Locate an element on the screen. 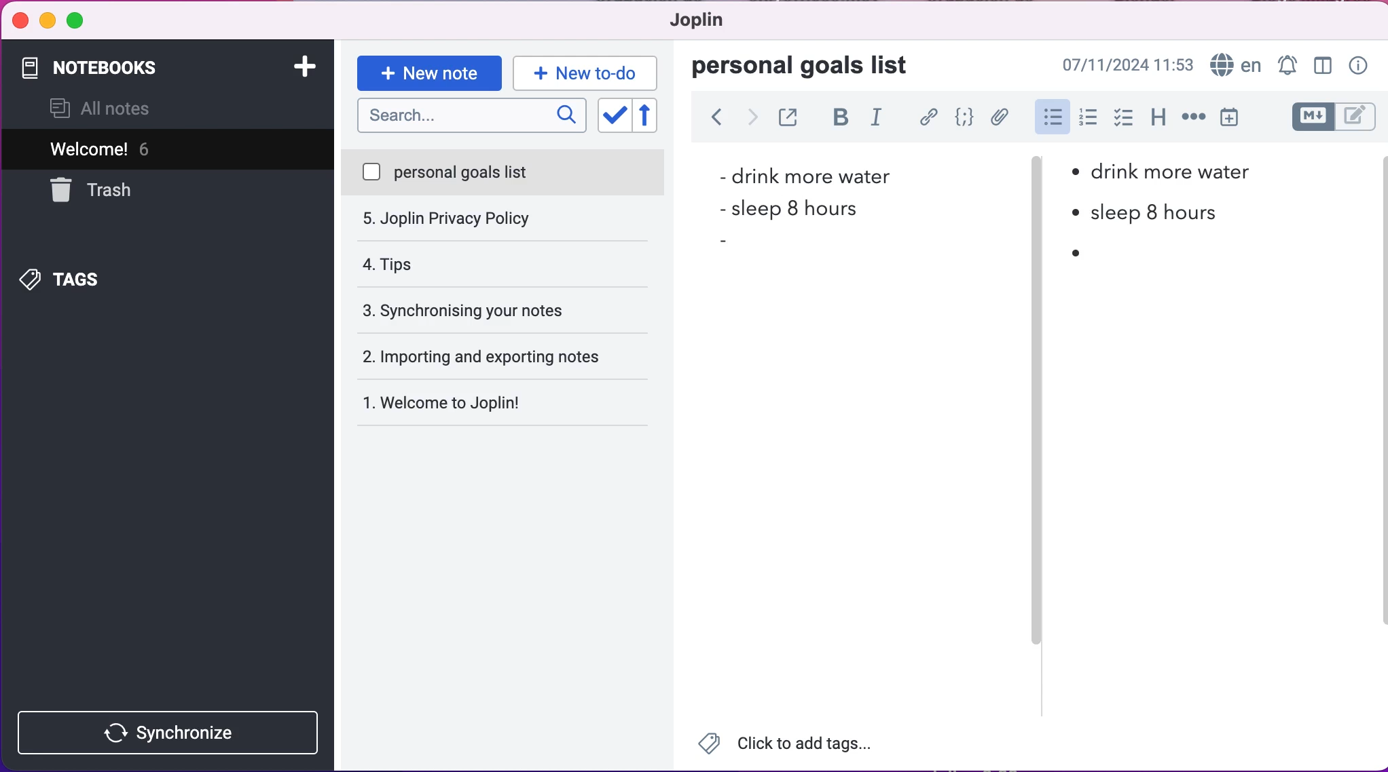 This screenshot has height=772, width=1388. tips is located at coordinates (501, 220).